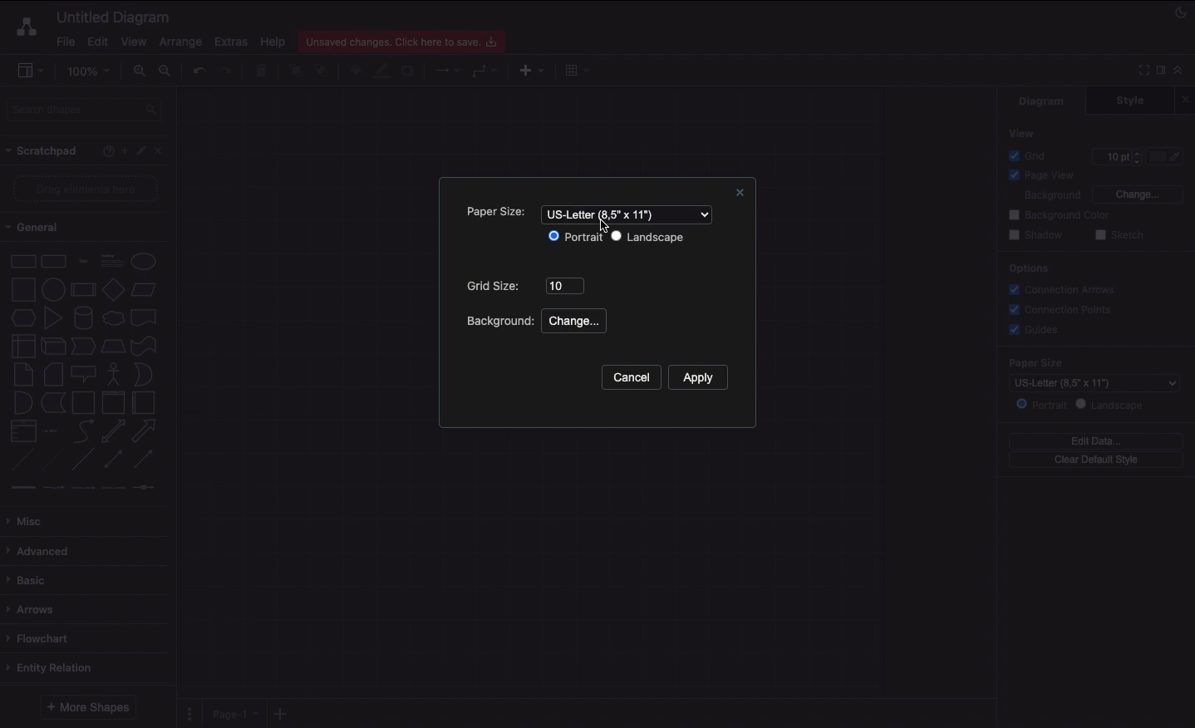 This screenshot has width=1195, height=728. I want to click on Cloud, so click(112, 318).